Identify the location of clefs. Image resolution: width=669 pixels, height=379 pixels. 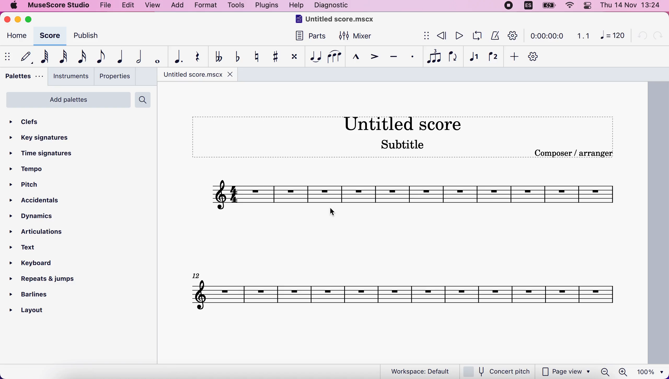
(28, 123).